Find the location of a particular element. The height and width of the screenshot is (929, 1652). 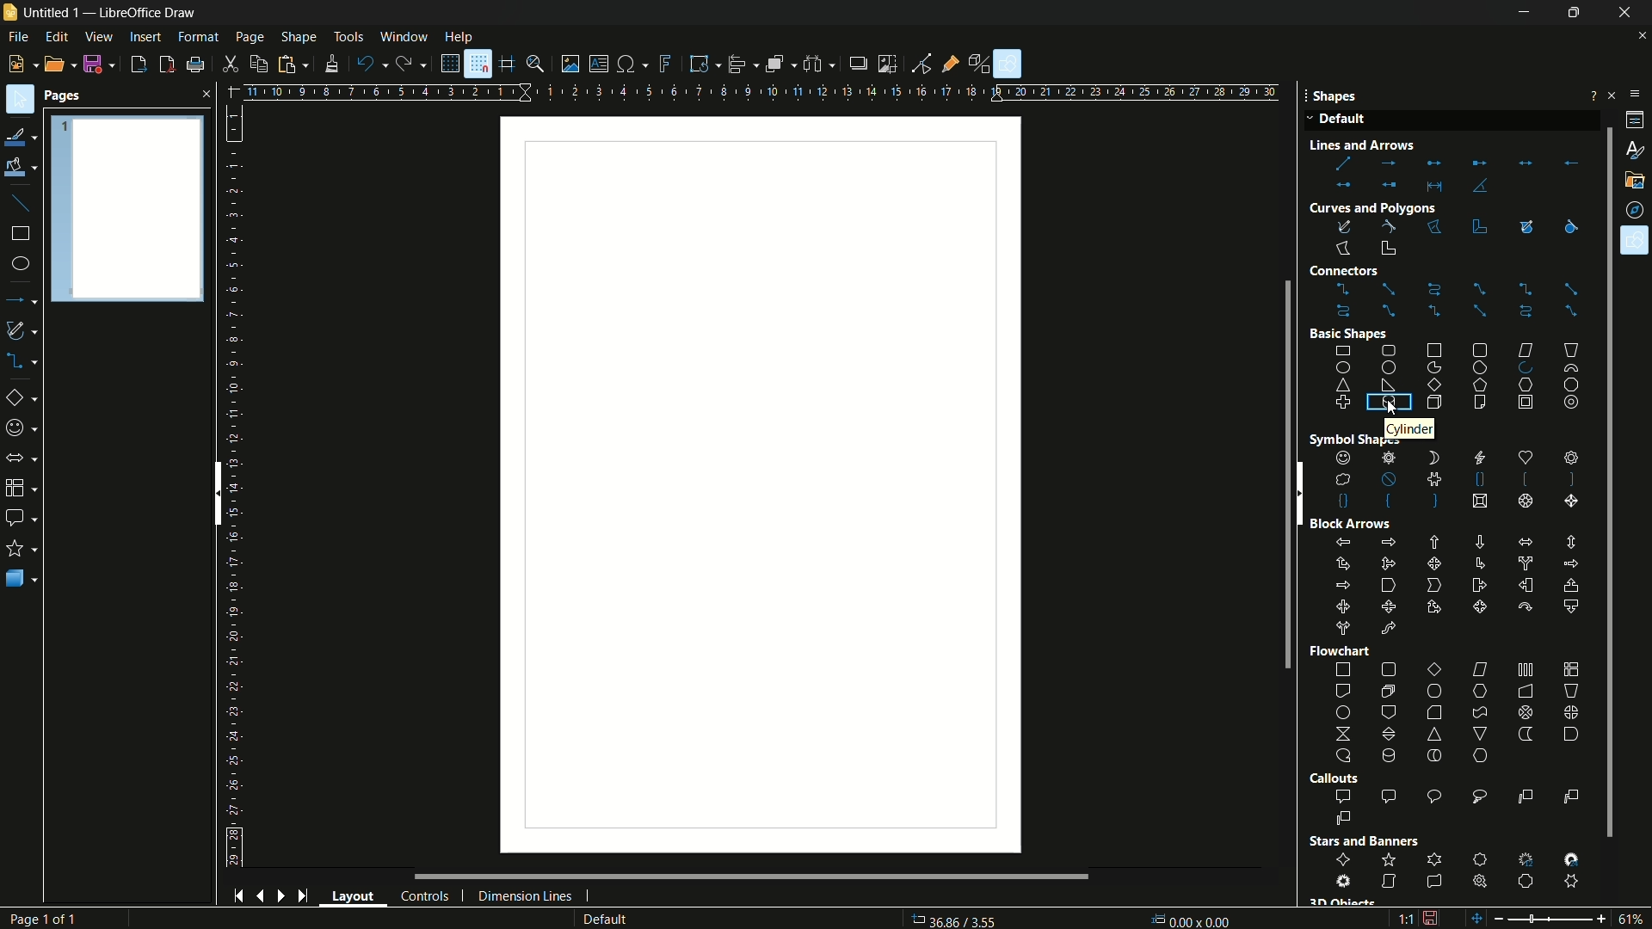

scaling factor is located at coordinates (1405, 921).